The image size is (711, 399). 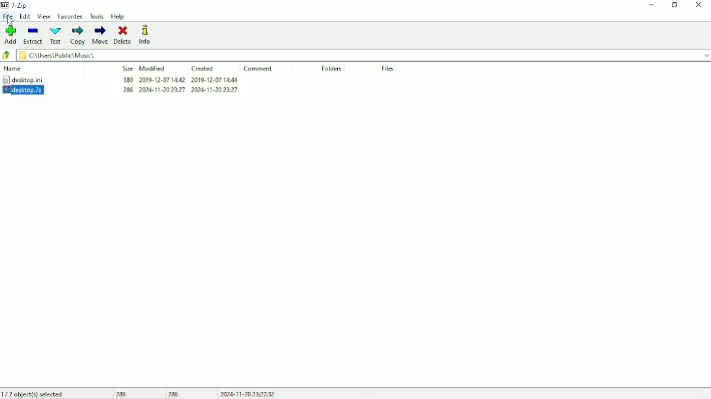 I want to click on Files, so click(x=386, y=68).